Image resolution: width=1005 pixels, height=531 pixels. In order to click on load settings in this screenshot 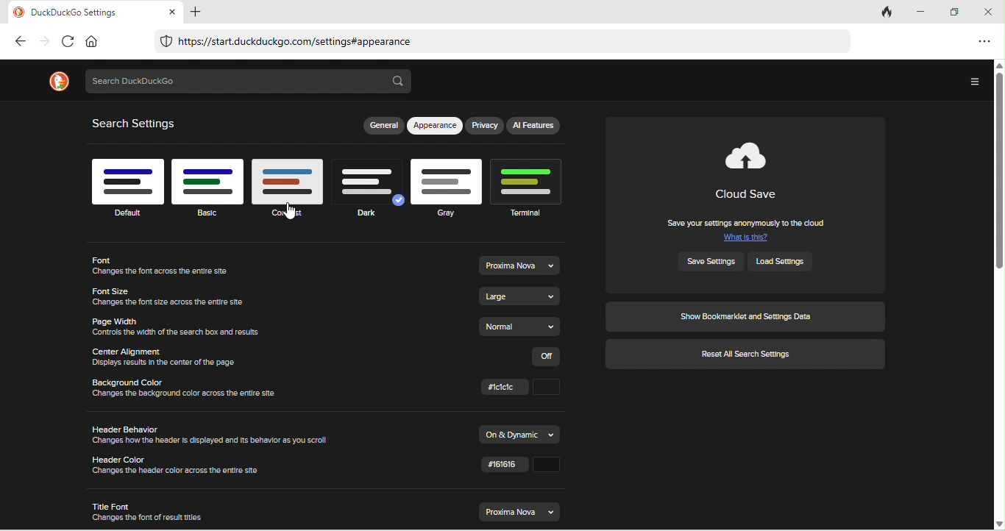, I will do `click(786, 261)`.